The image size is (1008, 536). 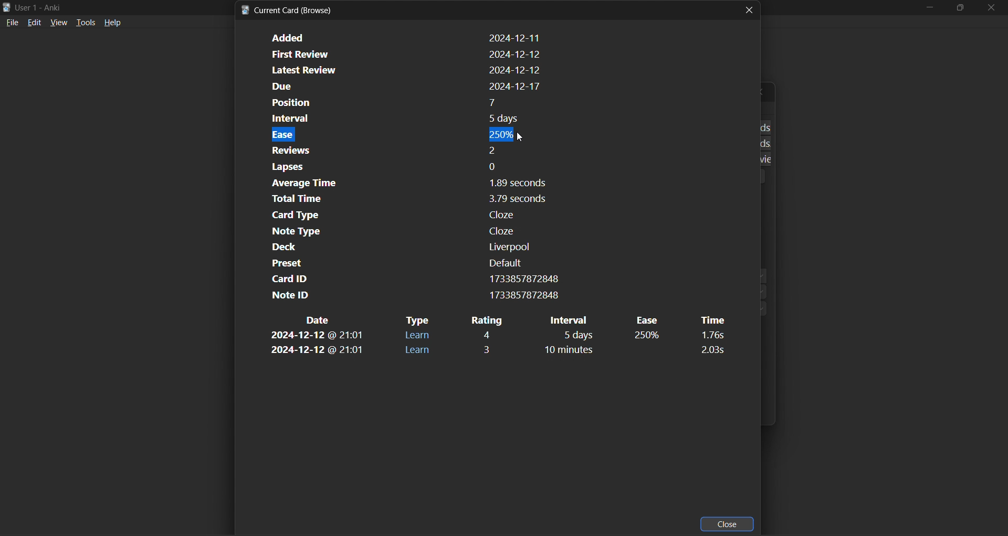 I want to click on date, so click(x=317, y=351).